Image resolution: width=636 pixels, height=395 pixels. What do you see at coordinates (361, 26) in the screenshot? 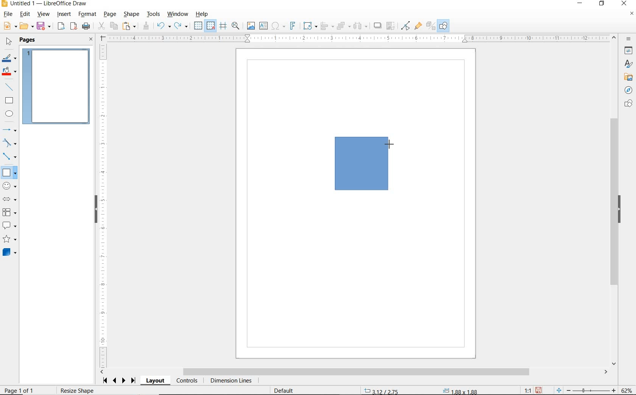
I see `SELECT AT LEAST THREE OBJECTS TO DISTRIBUTE` at bounding box center [361, 26].